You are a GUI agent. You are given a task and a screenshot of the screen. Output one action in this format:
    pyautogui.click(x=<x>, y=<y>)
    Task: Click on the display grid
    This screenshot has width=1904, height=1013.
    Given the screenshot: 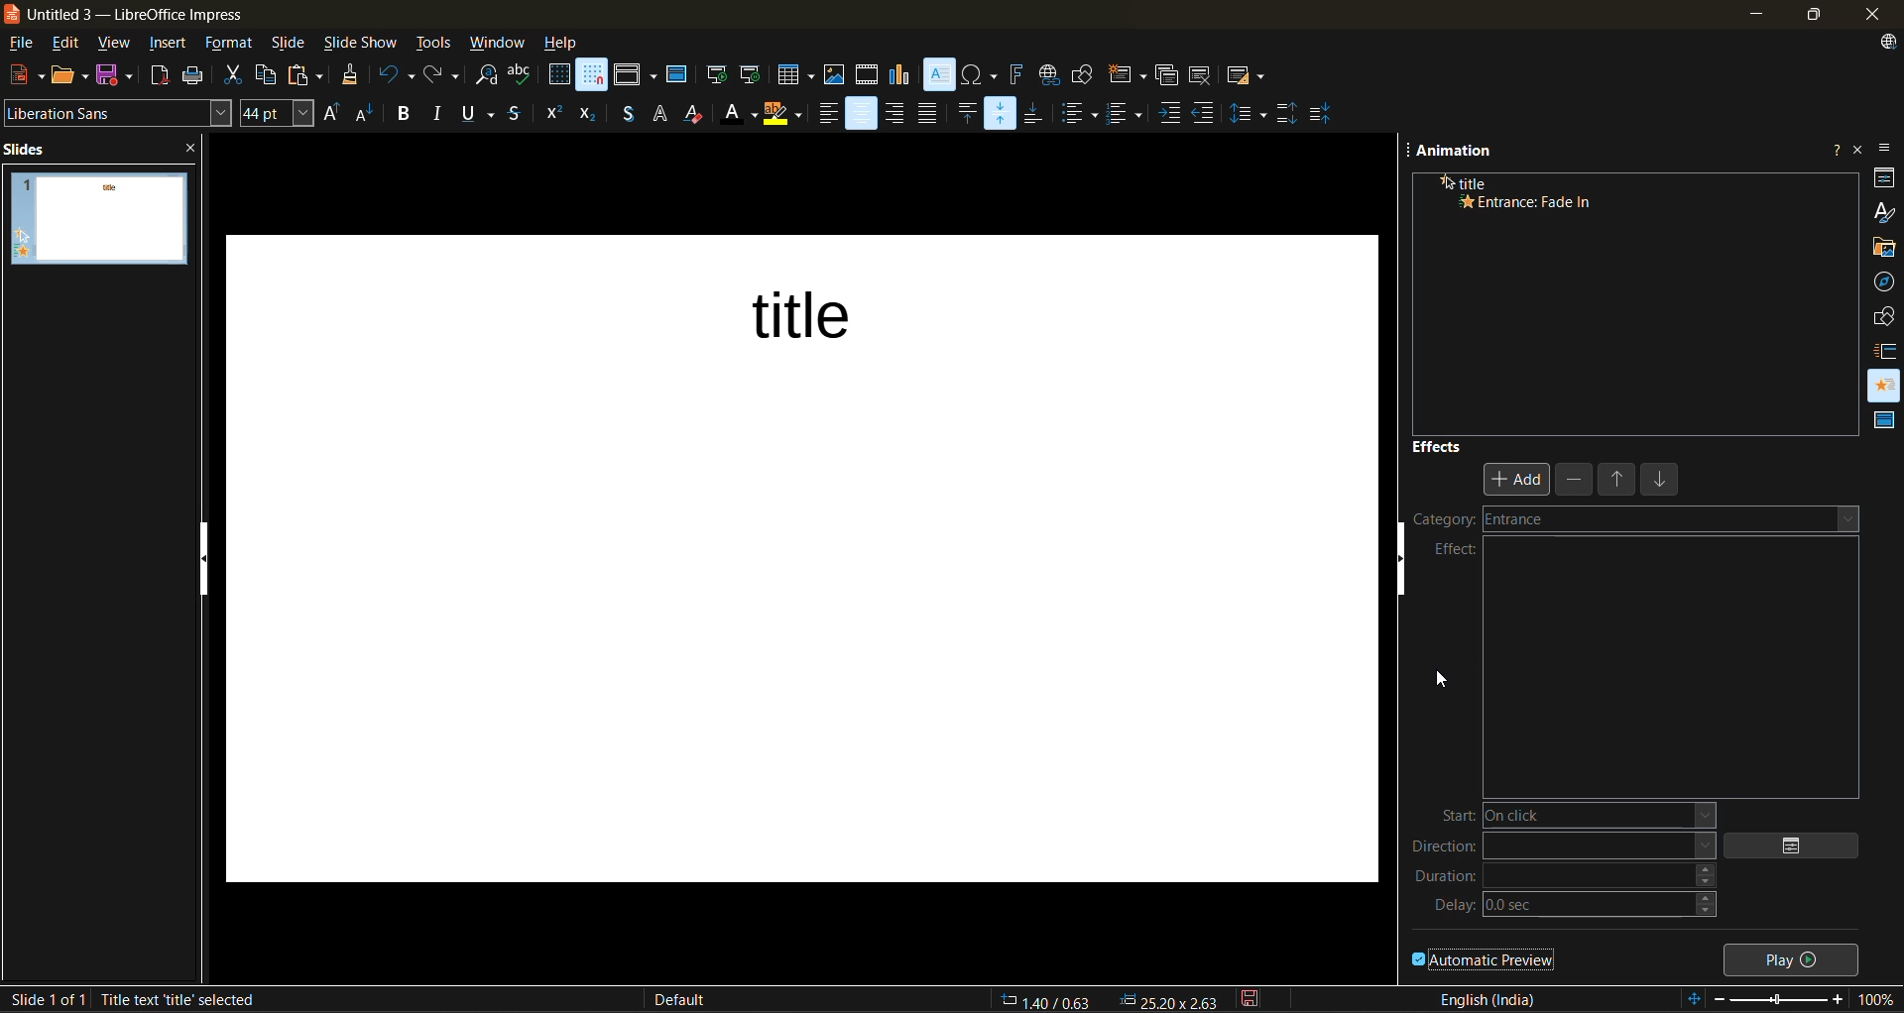 What is the action you would take?
    pyautogui.click(x=559, y=74)
    